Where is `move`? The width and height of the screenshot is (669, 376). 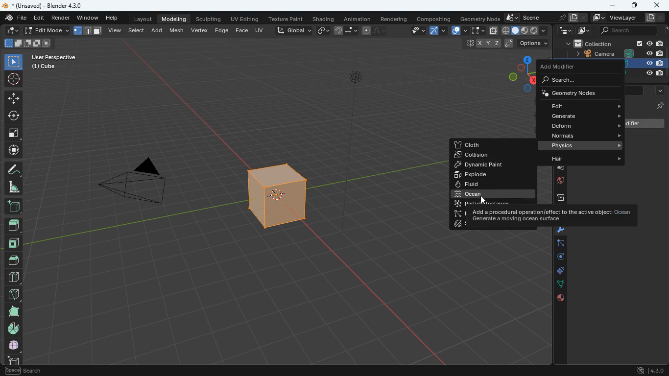 move is located at coordinates (13, 150).